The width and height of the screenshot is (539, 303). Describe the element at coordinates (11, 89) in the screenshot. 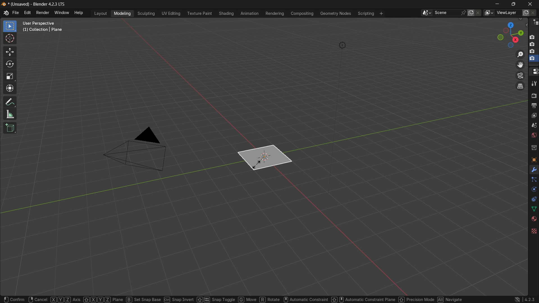

I see `transform` at that location.